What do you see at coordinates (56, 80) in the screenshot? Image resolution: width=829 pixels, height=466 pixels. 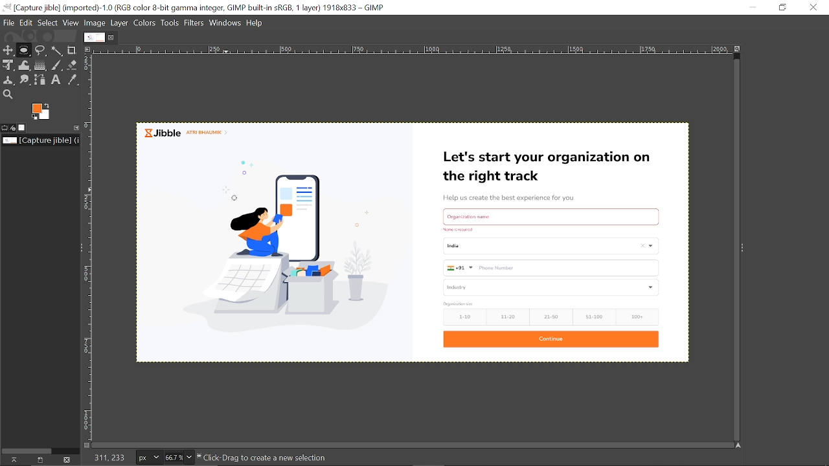 I see `Text tool` at bounding box center [56, 80].